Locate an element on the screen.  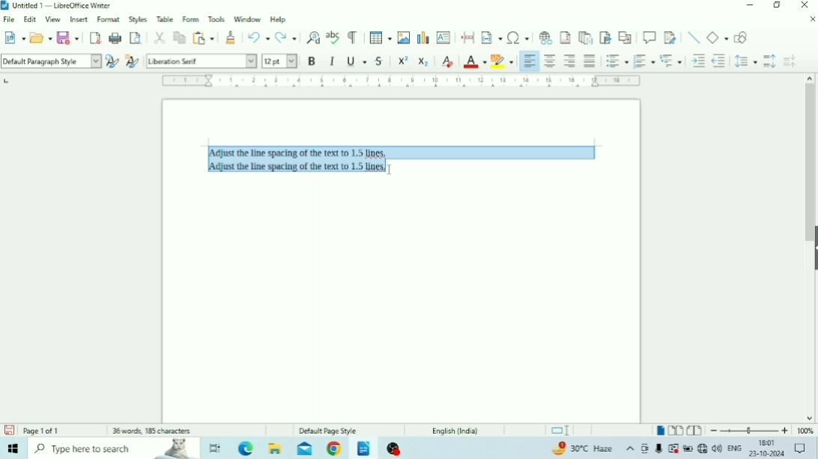
Insert Comment is located at coordinates (649, 37).